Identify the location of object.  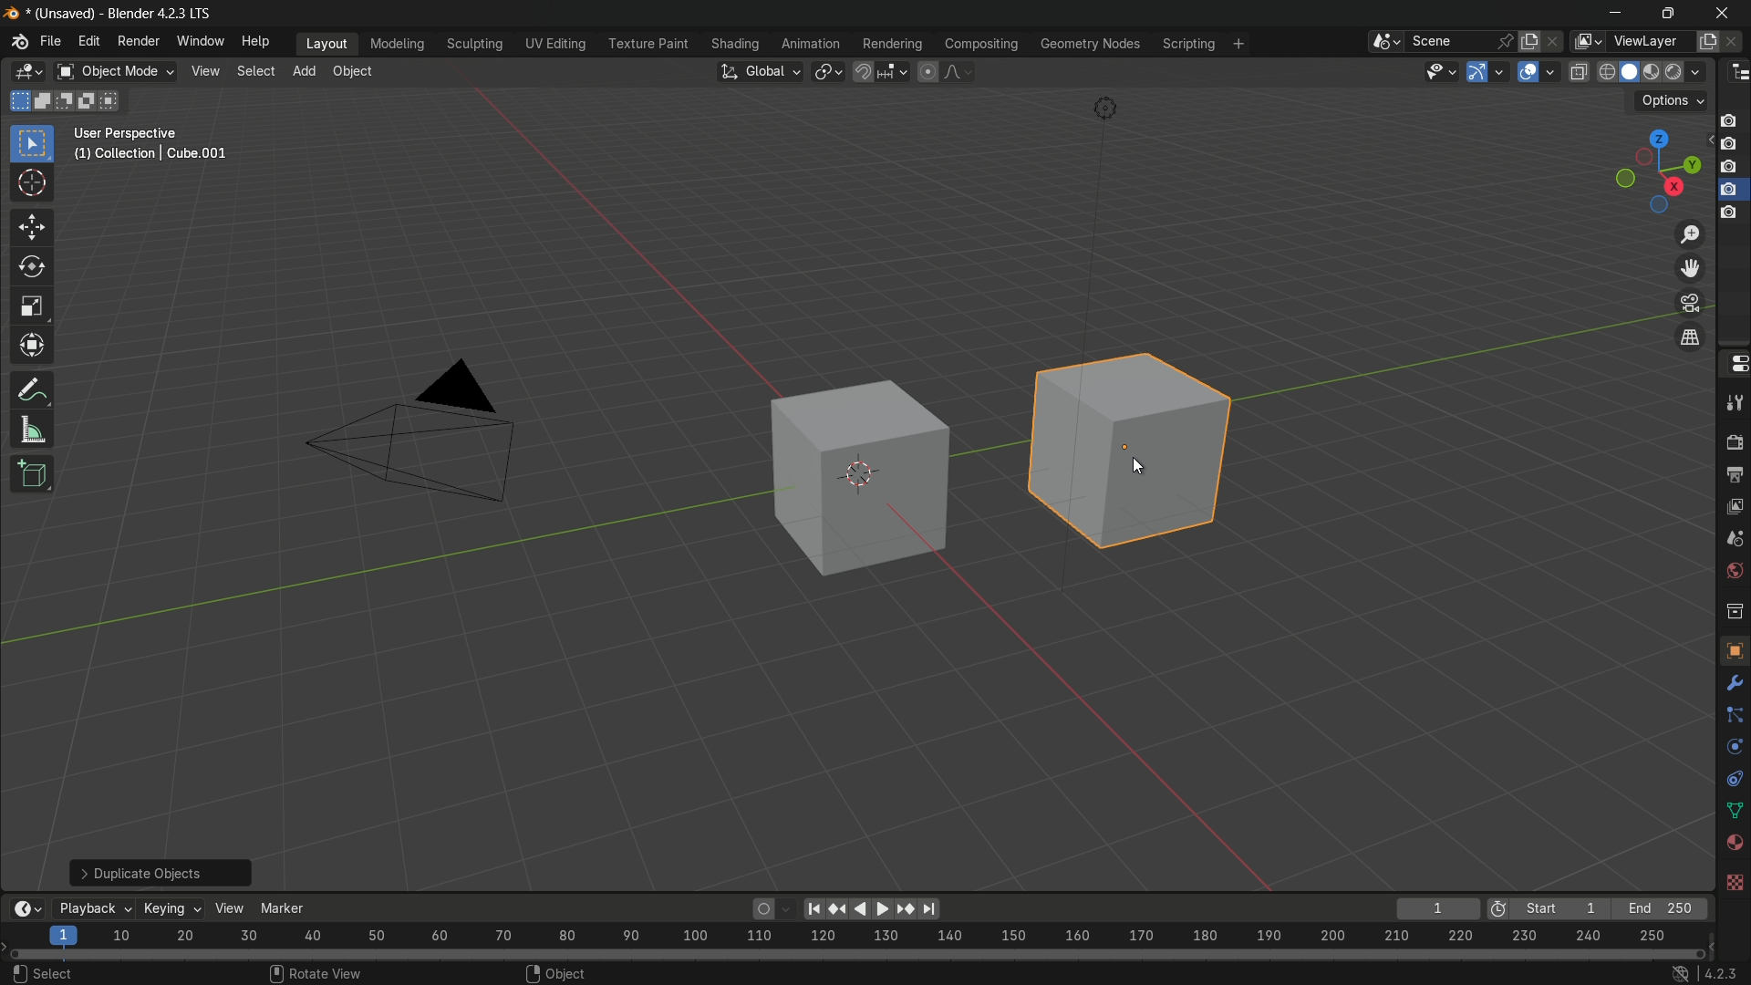
(1731, 649).